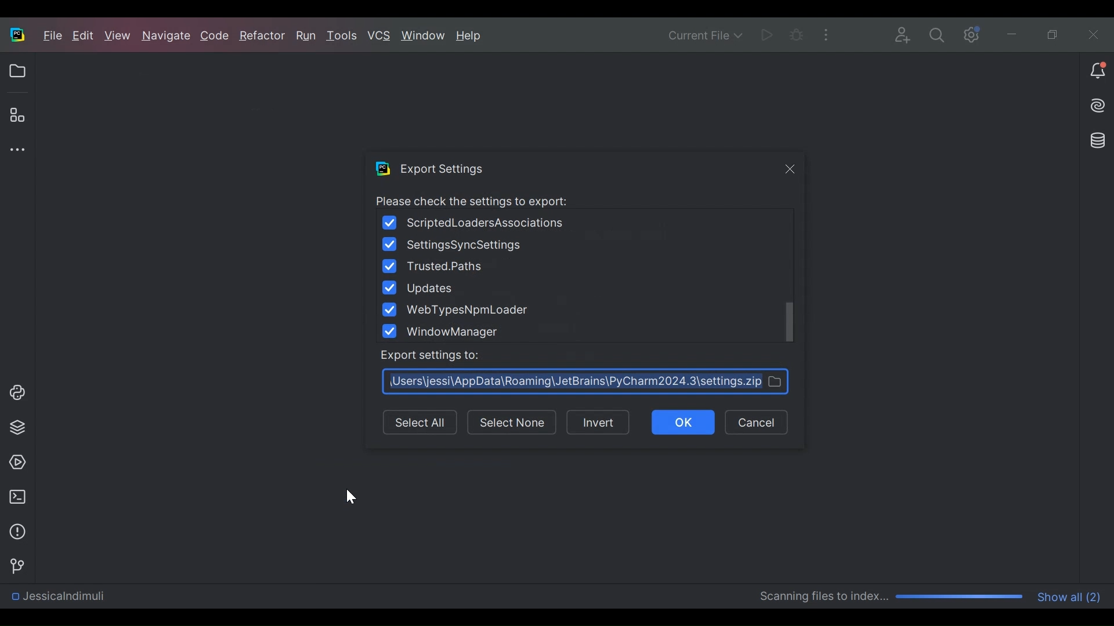 This screenshot has height=626, width=1114. Describe the element at coordinates (1011, 33) in the screenshot. I see `Minimize` at that location.